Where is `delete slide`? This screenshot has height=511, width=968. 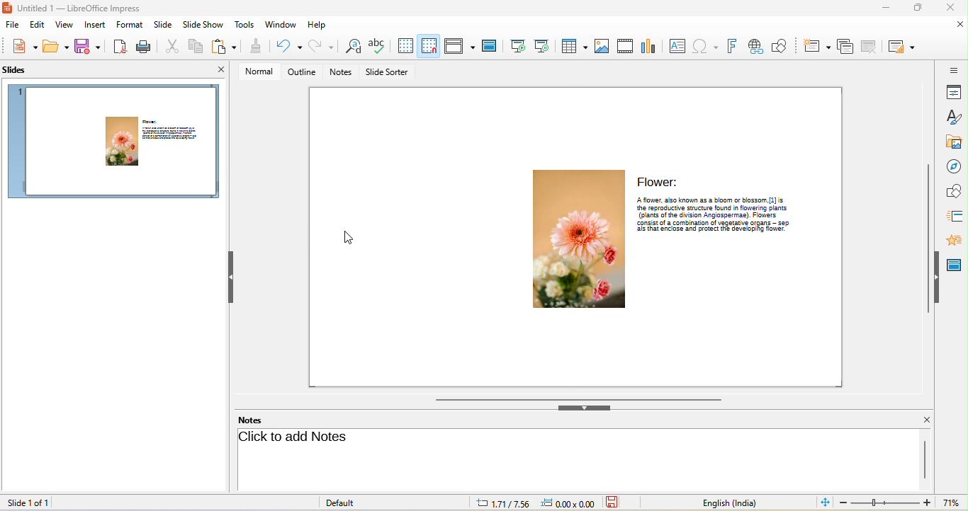 delete slide is located at coordinates (871, 47).